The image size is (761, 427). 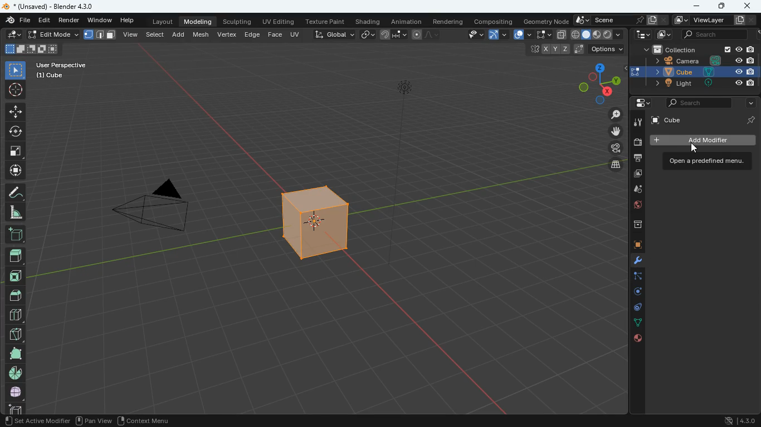 What do you see at coordinates (325, 20) in the screenshot?
I see `texture paint` at bounding box center [325, 20].